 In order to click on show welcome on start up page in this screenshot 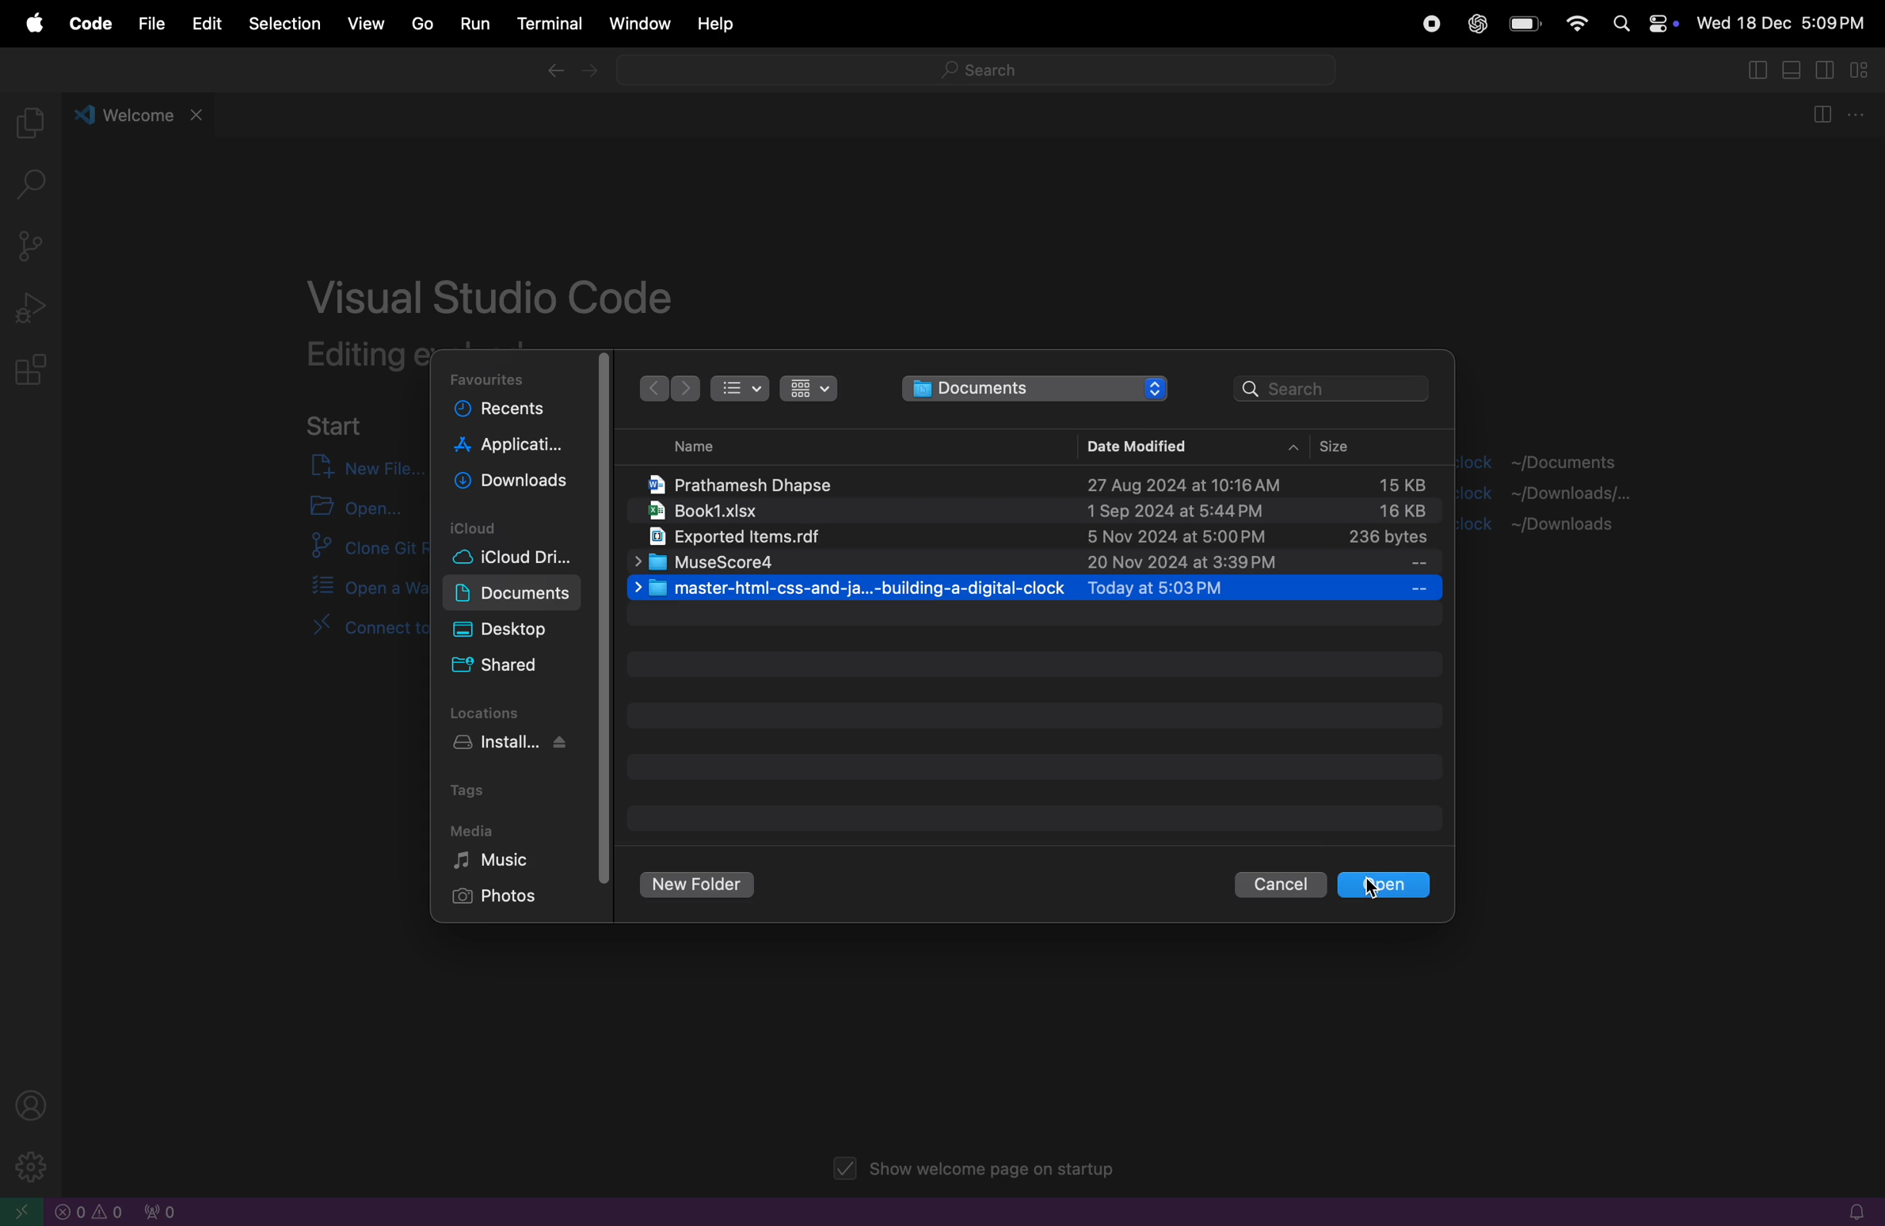, I will do `click(978, 1171)`.